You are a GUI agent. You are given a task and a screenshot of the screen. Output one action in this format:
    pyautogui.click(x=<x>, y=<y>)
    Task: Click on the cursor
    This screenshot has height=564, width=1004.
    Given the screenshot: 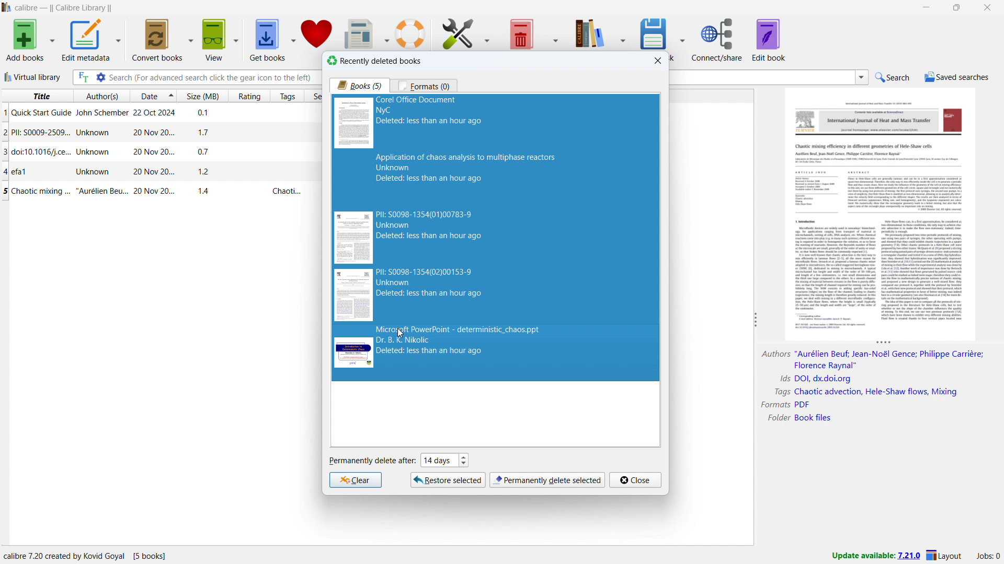 What is the action you would take?
    pyautogui.click(x=401, y=334)
    